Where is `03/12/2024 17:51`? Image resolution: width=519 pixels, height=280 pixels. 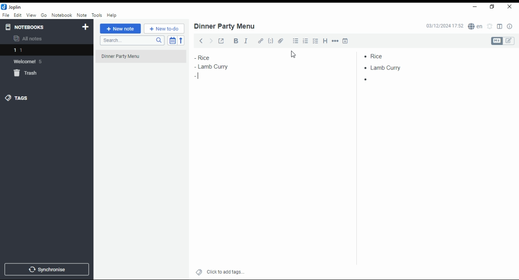
03/12/2024 17:51 is located at coordinates (444, 26).